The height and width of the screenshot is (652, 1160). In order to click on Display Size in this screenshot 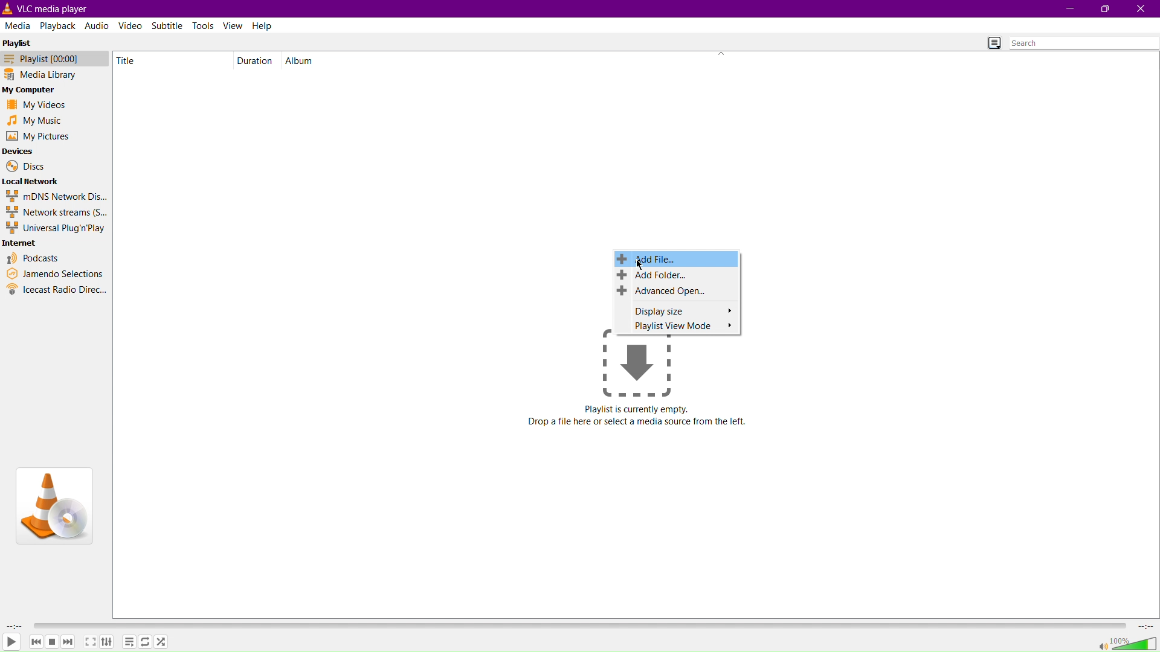, I will do `click(677, 310)`.